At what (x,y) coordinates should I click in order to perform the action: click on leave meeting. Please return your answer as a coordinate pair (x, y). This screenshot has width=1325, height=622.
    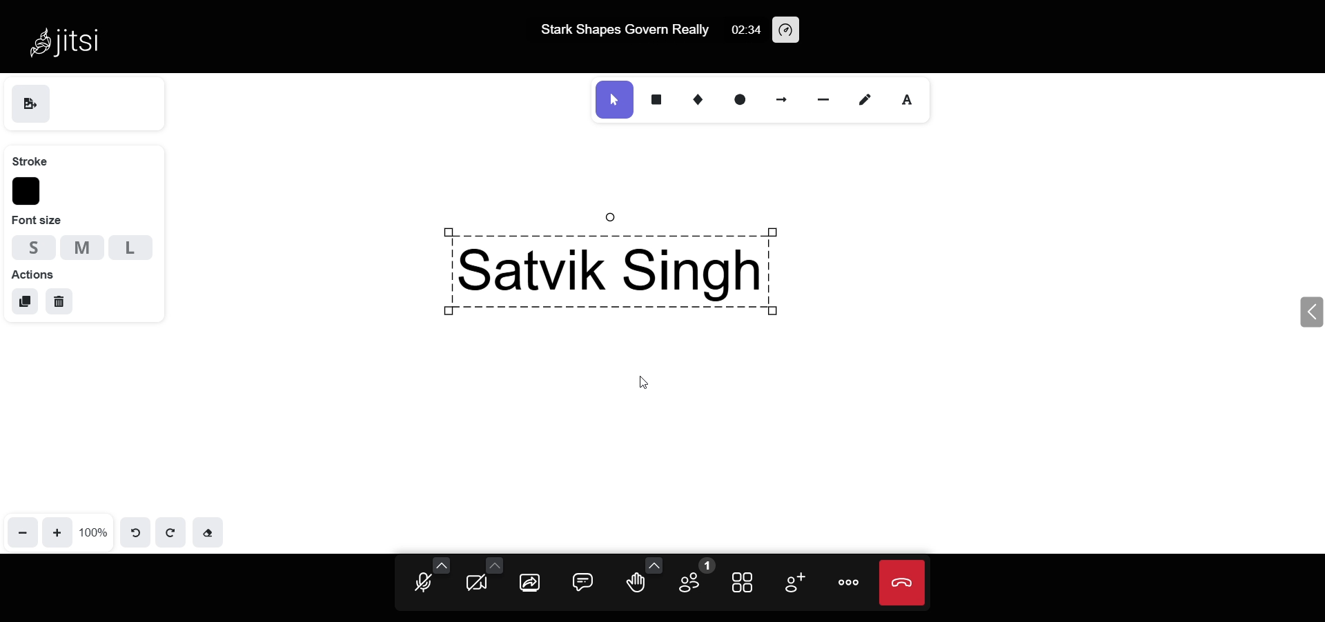
    Looking at the image, I should click on (902, 583).